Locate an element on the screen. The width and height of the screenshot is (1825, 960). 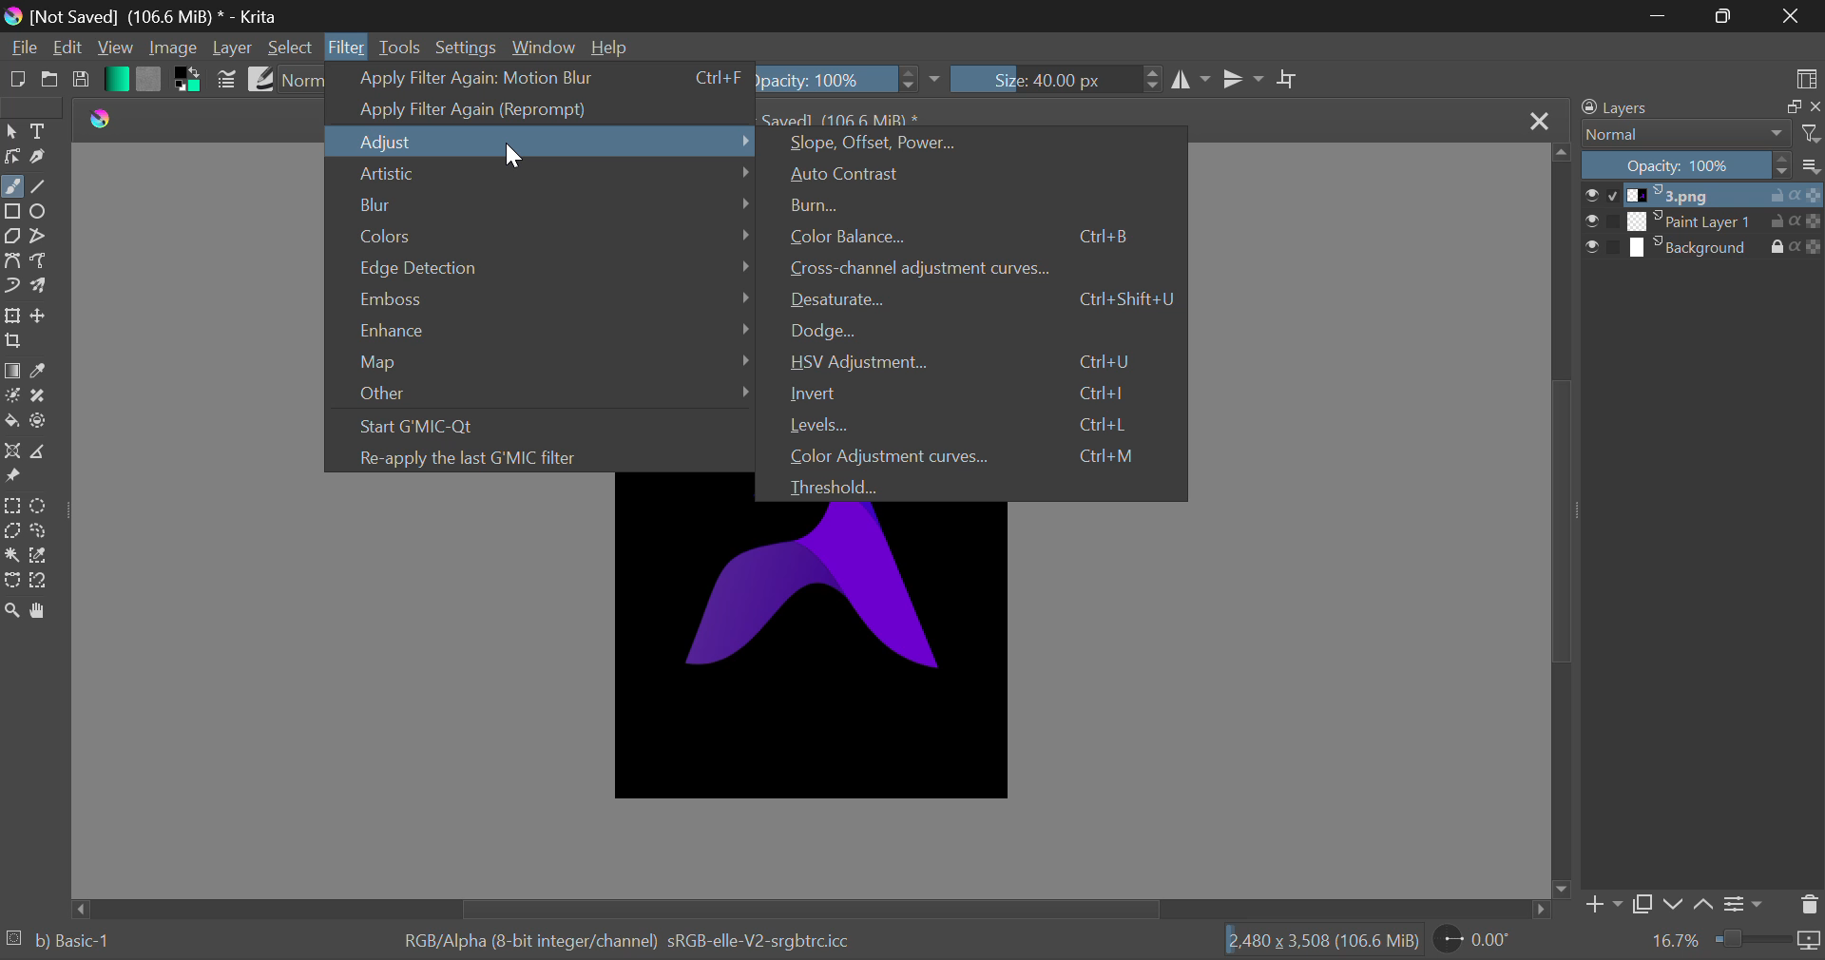
Settings is located at coordinates (467, 48).